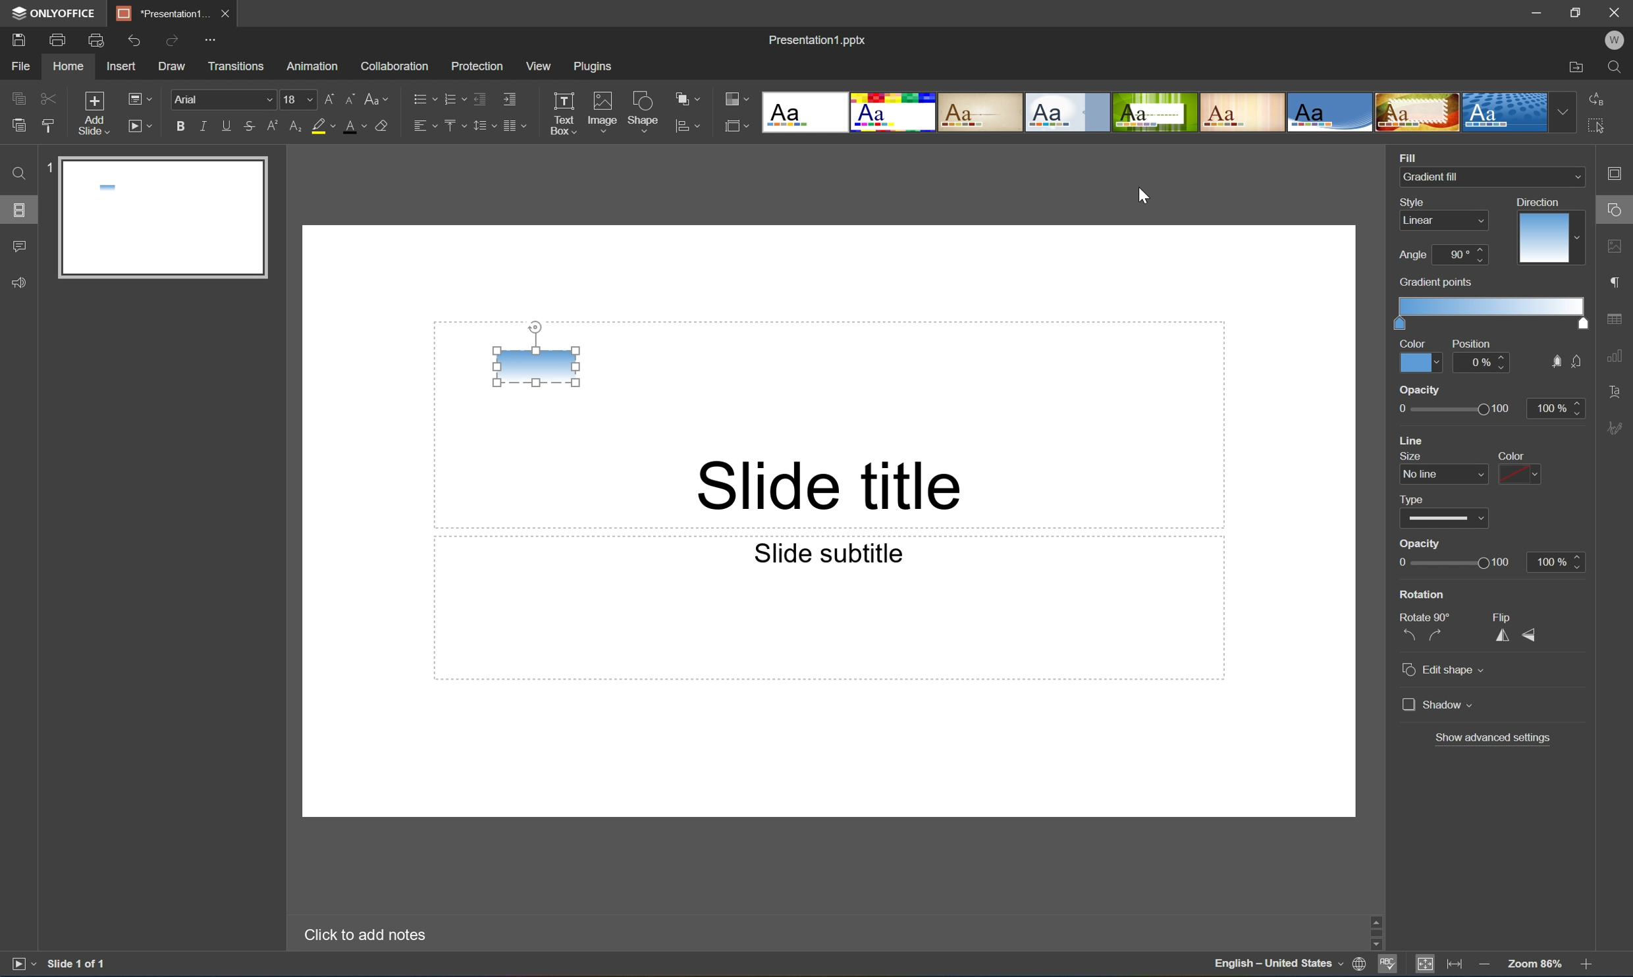 This screenshot has width=1633, height=977. What do you see at coordinates (1408, 155) in the screenshot?
I see `Fill` at bounding box center [1408, 155].